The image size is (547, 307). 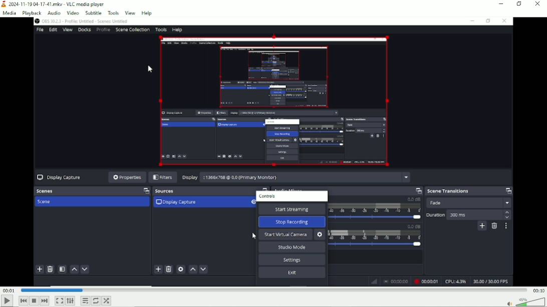 What do you see at coordinates (54, 4) in the screenshot?
I see `title` at bounding box center [54, 4].